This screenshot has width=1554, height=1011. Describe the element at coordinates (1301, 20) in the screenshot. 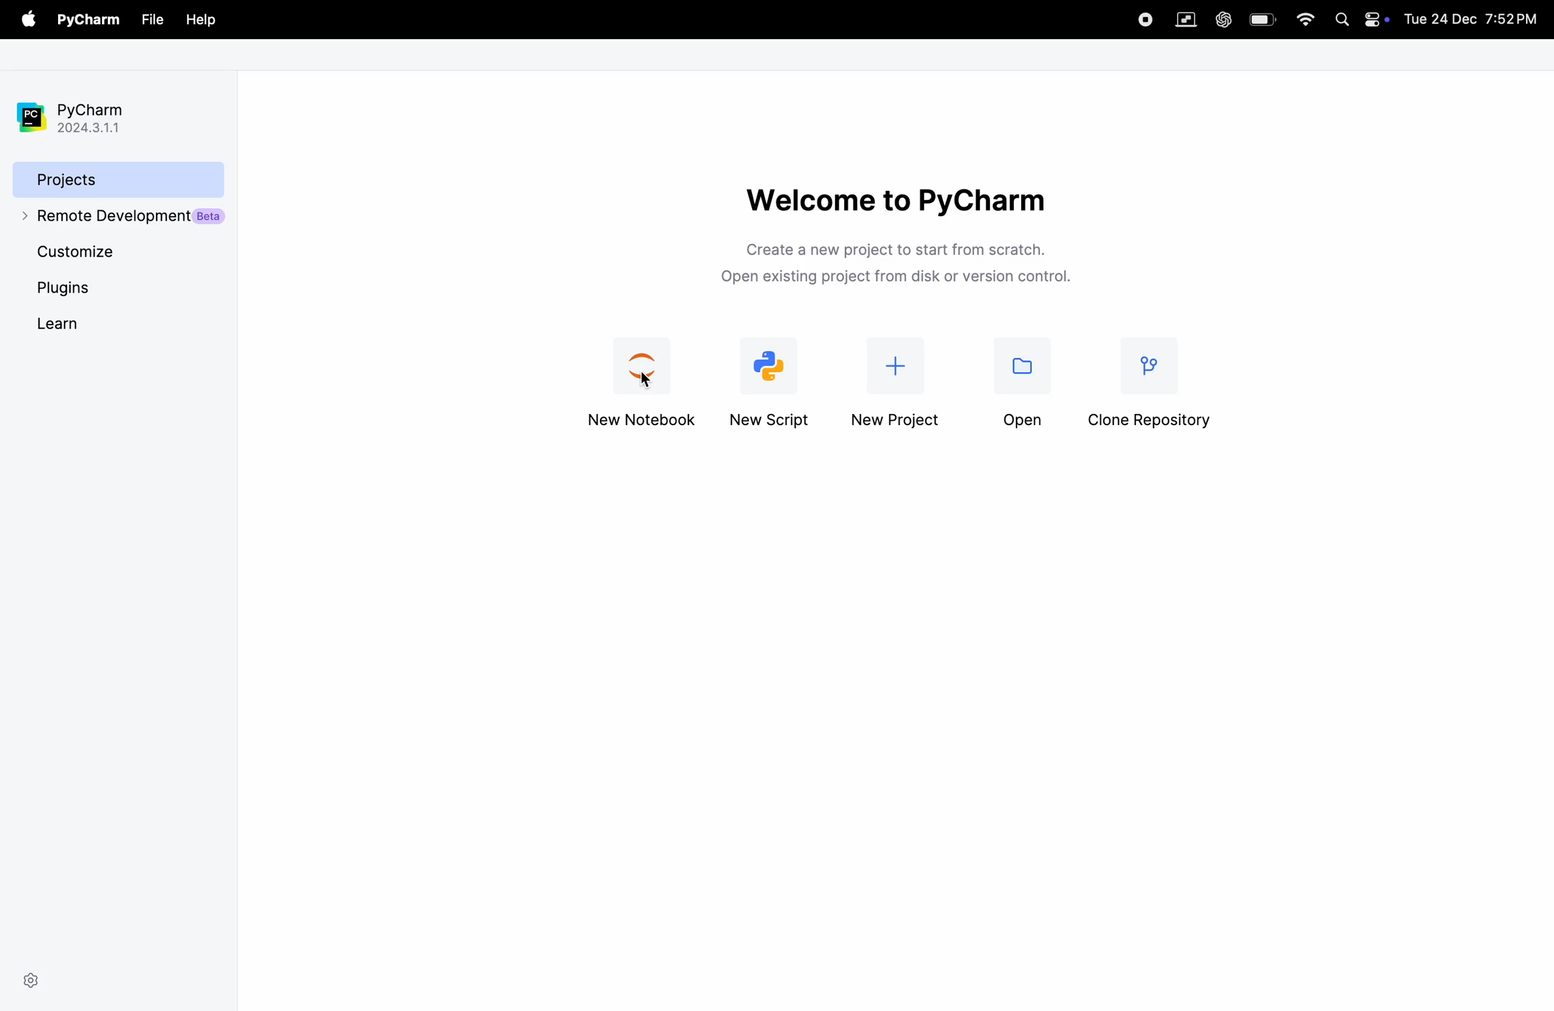

I see `wifi` at that location.